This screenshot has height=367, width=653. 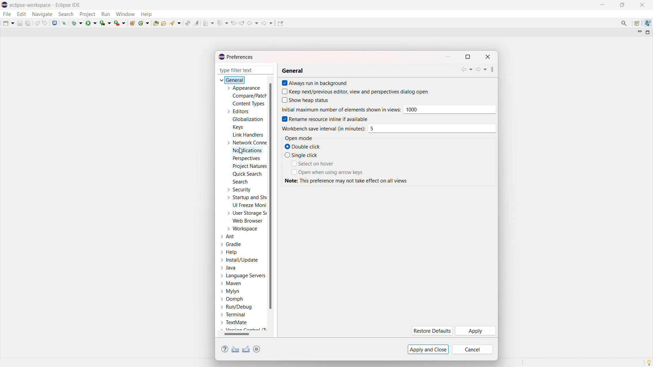 I want to click on compare/patch, so click(x=248, y=96).